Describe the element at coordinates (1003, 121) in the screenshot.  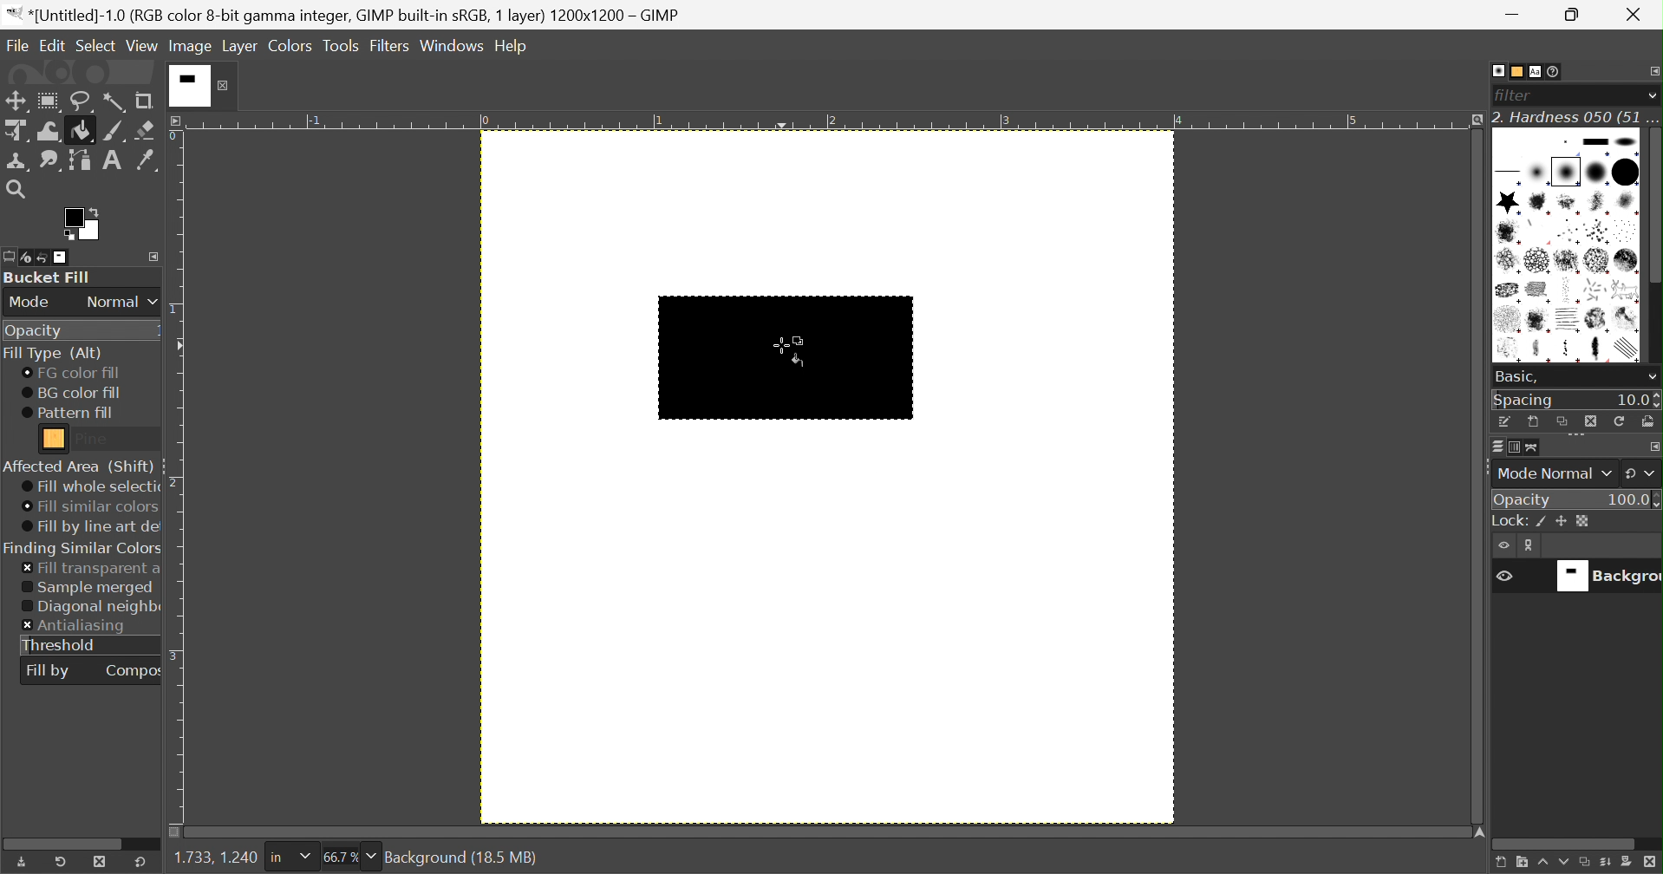
I see `3` at that location.